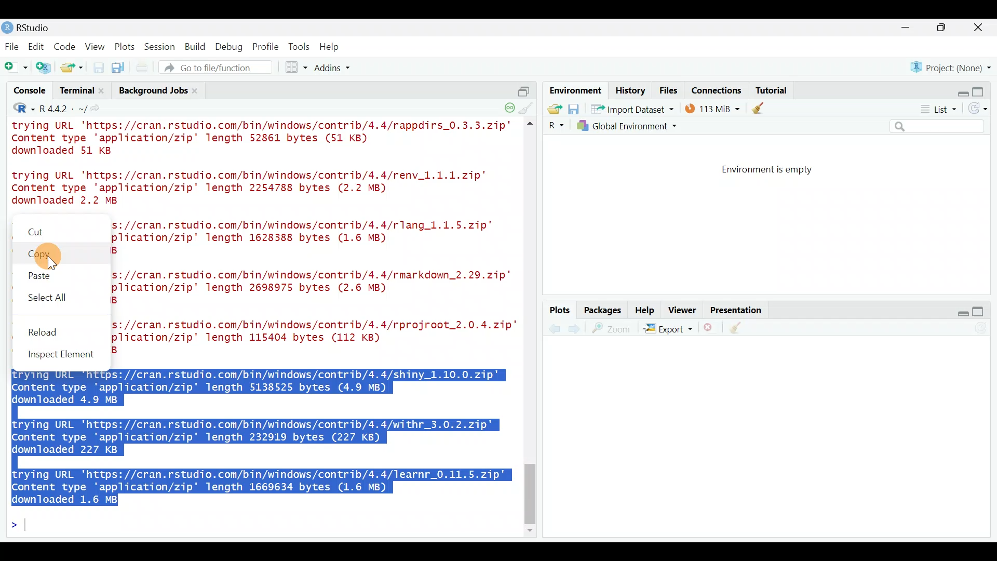 The image size is (997, 561). Describe the element at coordinates (981, 110) in the screenshot. I see `Refresh list of objects in the environment` at that location.